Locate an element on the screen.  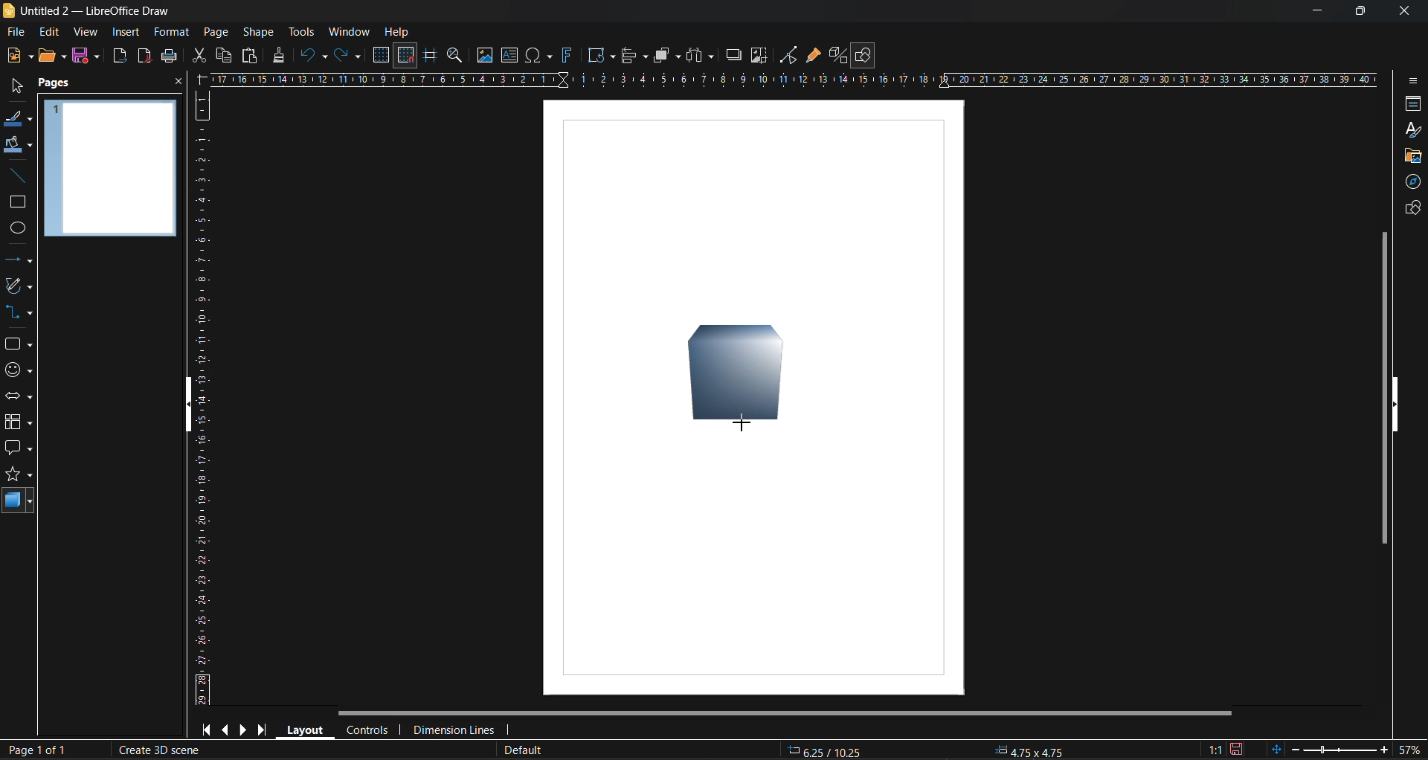
curves and polygons is located at coordinates (17, 287).